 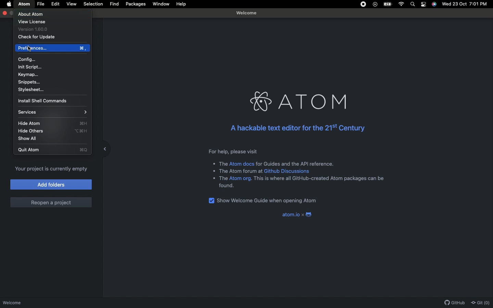 What do you see at coordinates (37, 38) in the screenshot?
I see `Check for update` at bounding box center [37, 38].